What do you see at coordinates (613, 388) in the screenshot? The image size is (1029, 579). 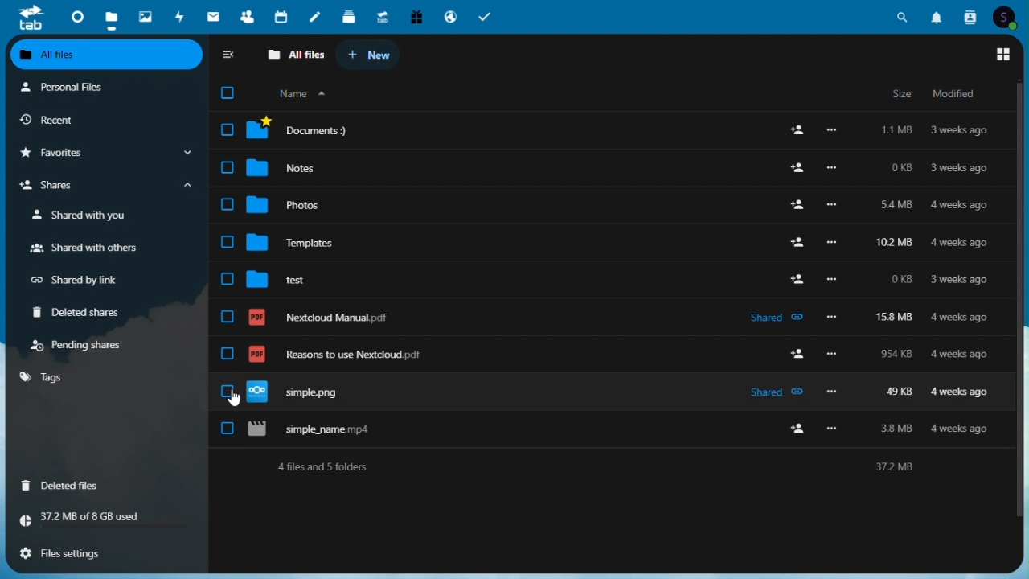 I see `sample.png 49 KB 4 weeks ago` at bounding box center [613, 388].